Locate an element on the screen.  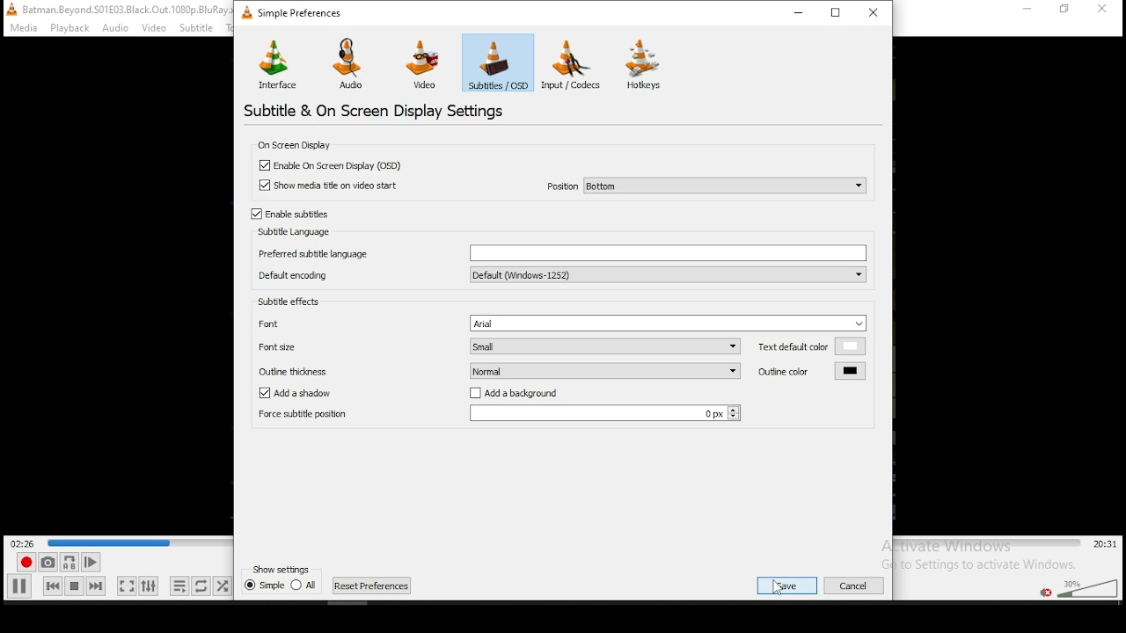
checkbox: enable subtitles is located at coordinates (289, 214).